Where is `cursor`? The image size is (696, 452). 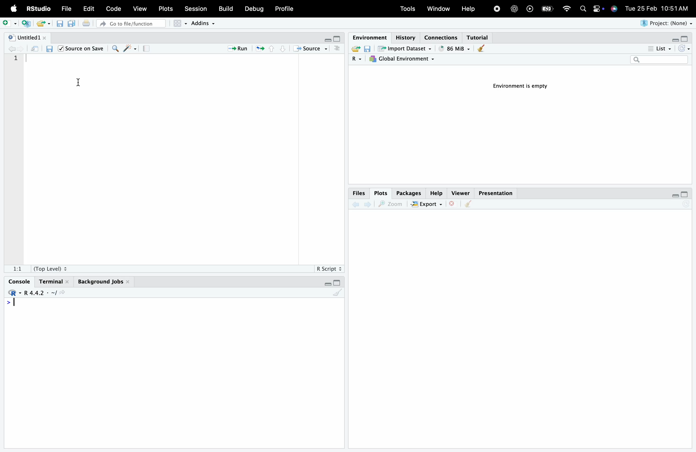
cursor is located at coordinates (84, 86).